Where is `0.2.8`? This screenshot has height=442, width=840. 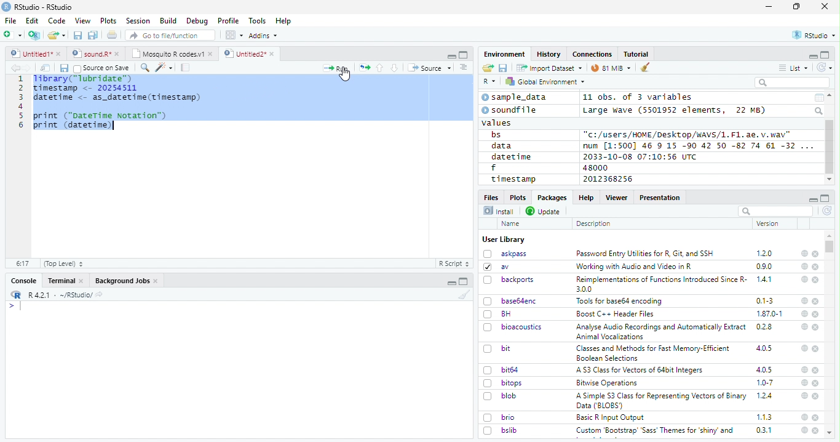 0.2.8 is located at coordinates (765, 326).